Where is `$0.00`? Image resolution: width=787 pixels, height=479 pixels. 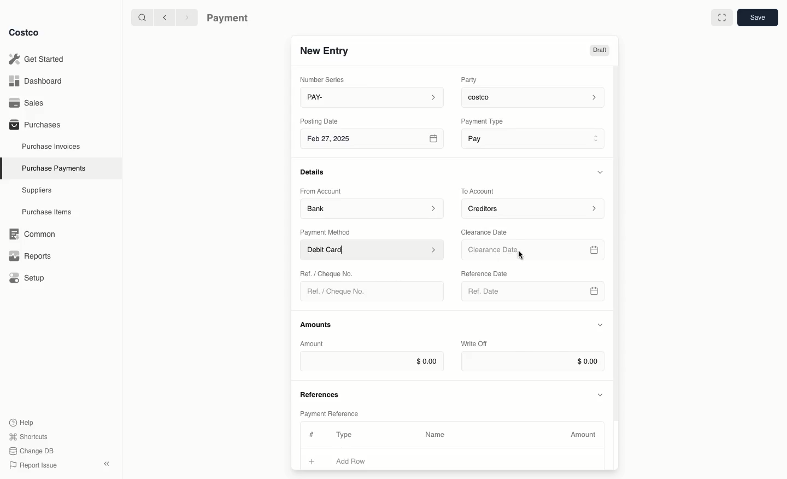
$0.00 is located at coordinates (372, 361).